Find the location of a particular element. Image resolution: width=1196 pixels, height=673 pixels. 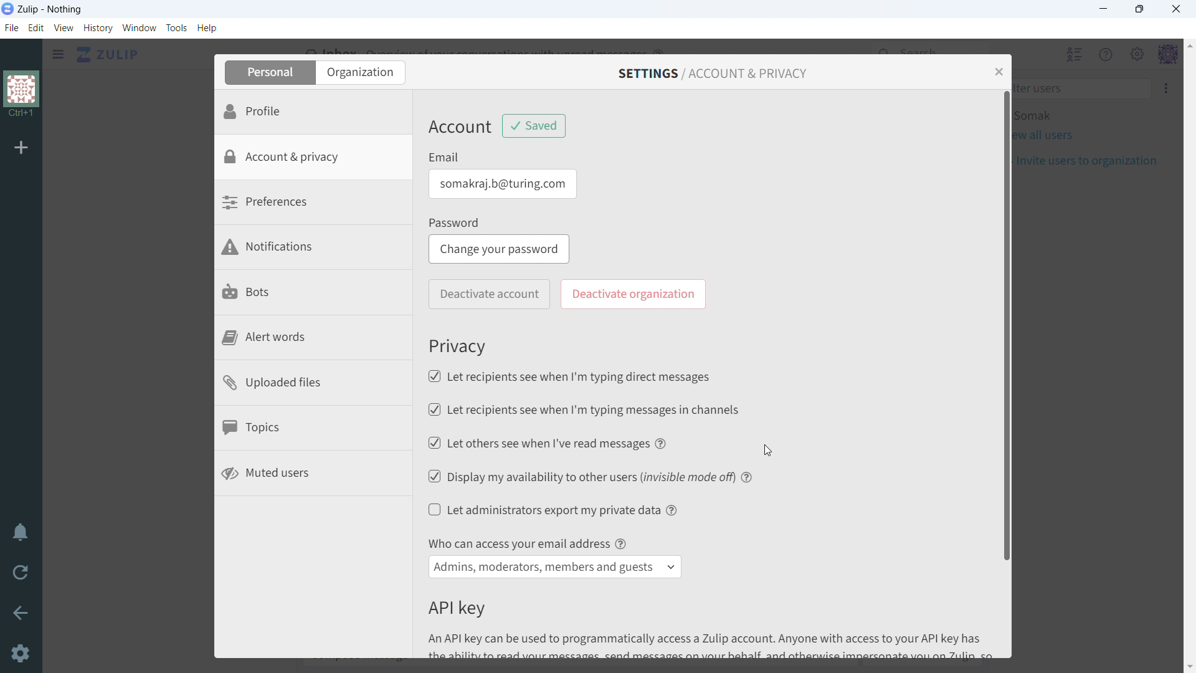

click to see sidebar menu is located at coordinates (59, 54).